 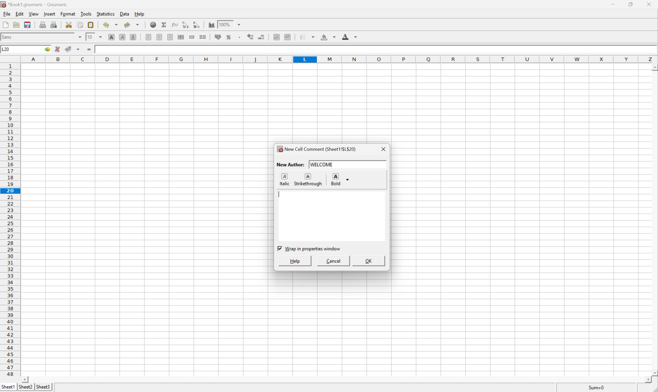 What do you see at coordinates (339, 59) in the screenshot?
I see `Column names` at bounding box center [339, 59].